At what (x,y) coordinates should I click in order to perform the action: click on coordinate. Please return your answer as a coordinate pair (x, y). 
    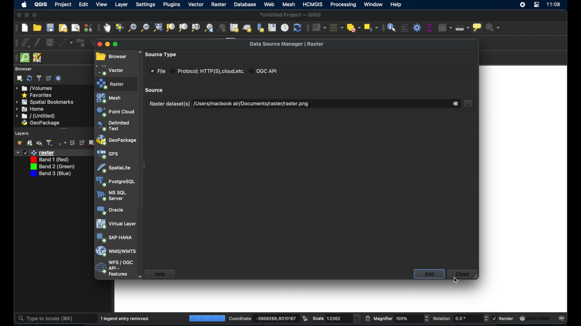
    Looking at the image, I should click on (275, 318).